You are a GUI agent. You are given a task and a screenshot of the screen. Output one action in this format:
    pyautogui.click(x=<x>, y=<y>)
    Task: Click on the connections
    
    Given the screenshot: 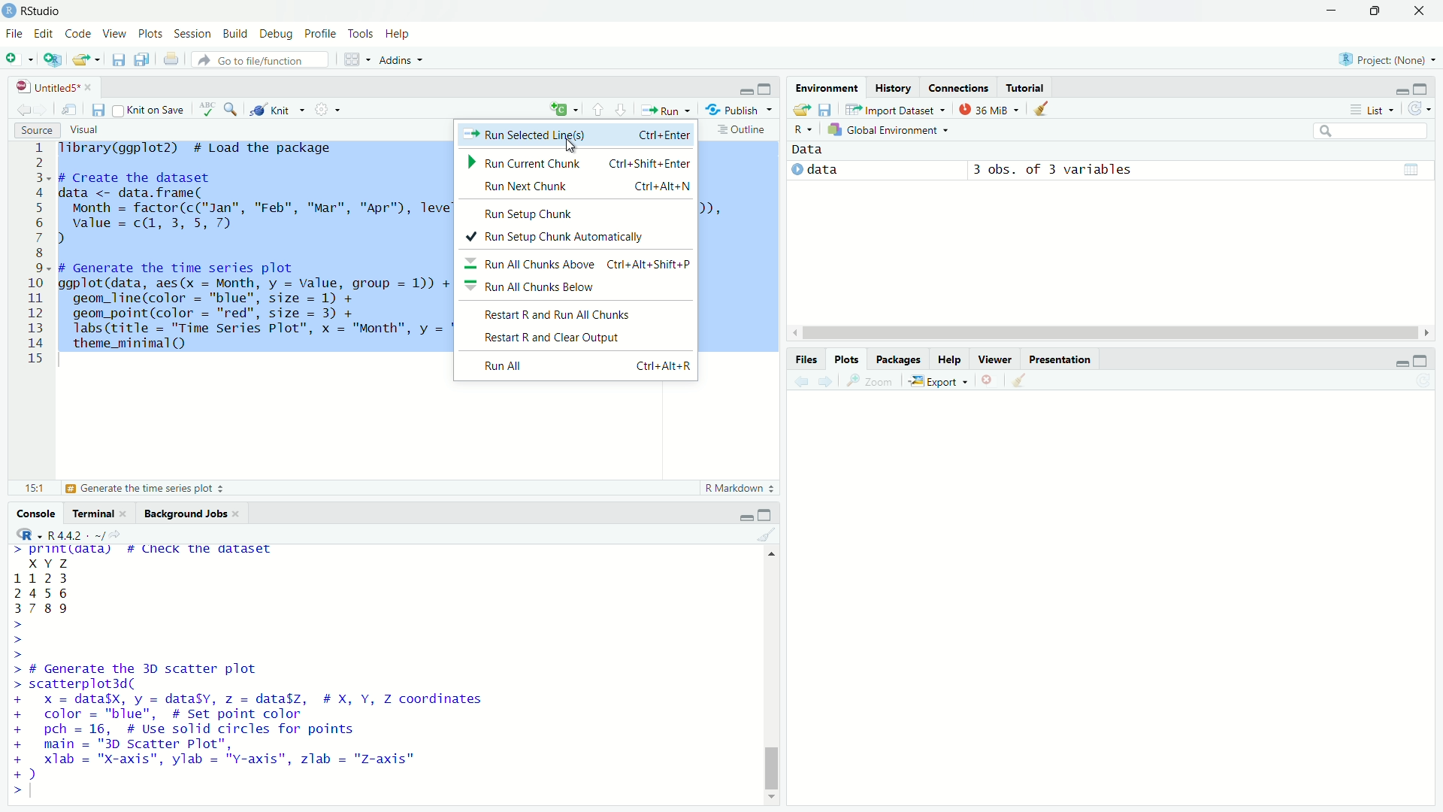 What is the action you would take?
    pyautogui.click(x=959, y=85)
    